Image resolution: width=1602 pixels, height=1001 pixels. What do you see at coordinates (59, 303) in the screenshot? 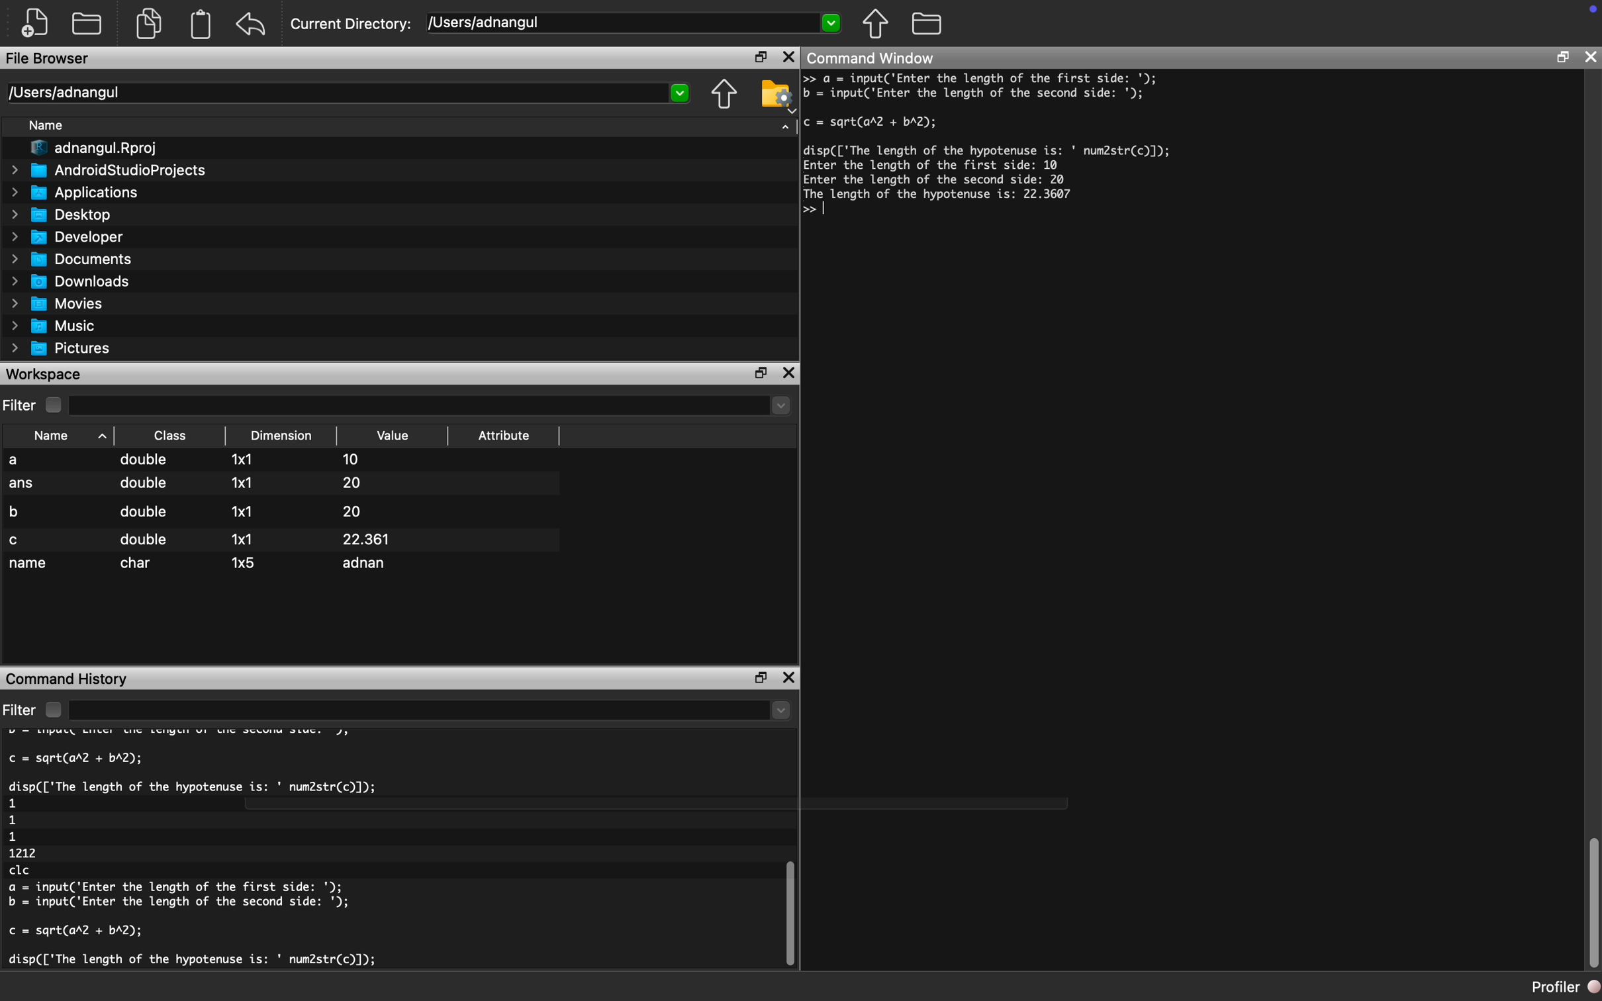
I see ` Movies` at bounding box center [59, 303].